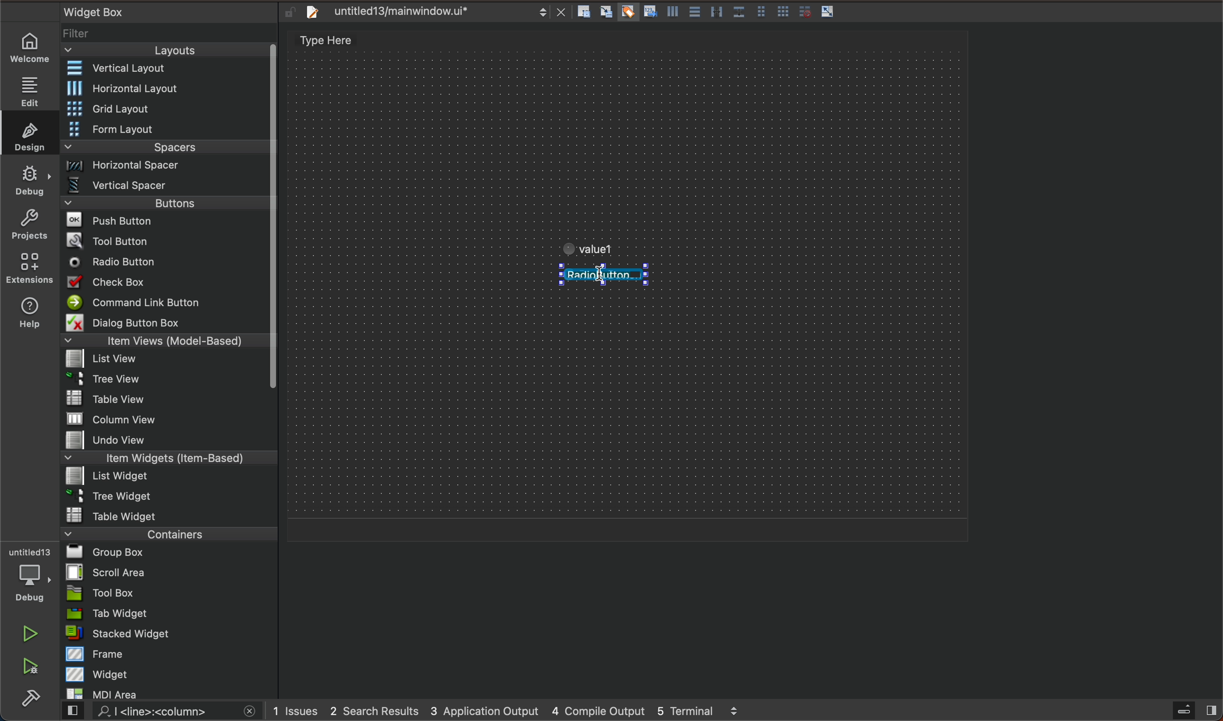 The image size is (1223, 721). What do you see at coordinates (31, 699) in the screenshot?
I see `build` at bounding box center [31, 699].